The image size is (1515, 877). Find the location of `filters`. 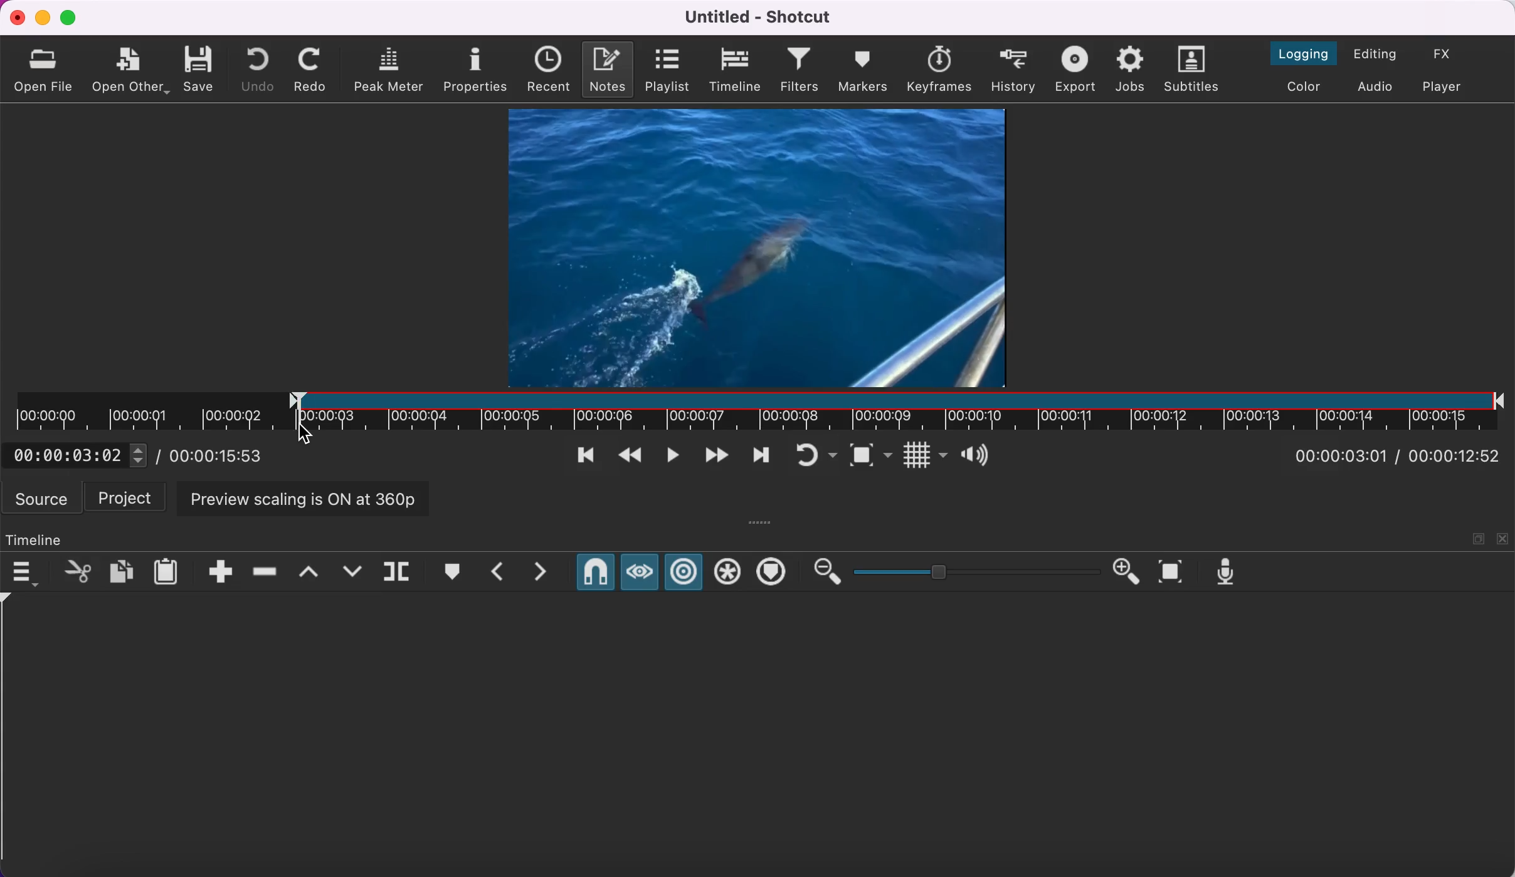

filters is located at coordinates (800, 70).